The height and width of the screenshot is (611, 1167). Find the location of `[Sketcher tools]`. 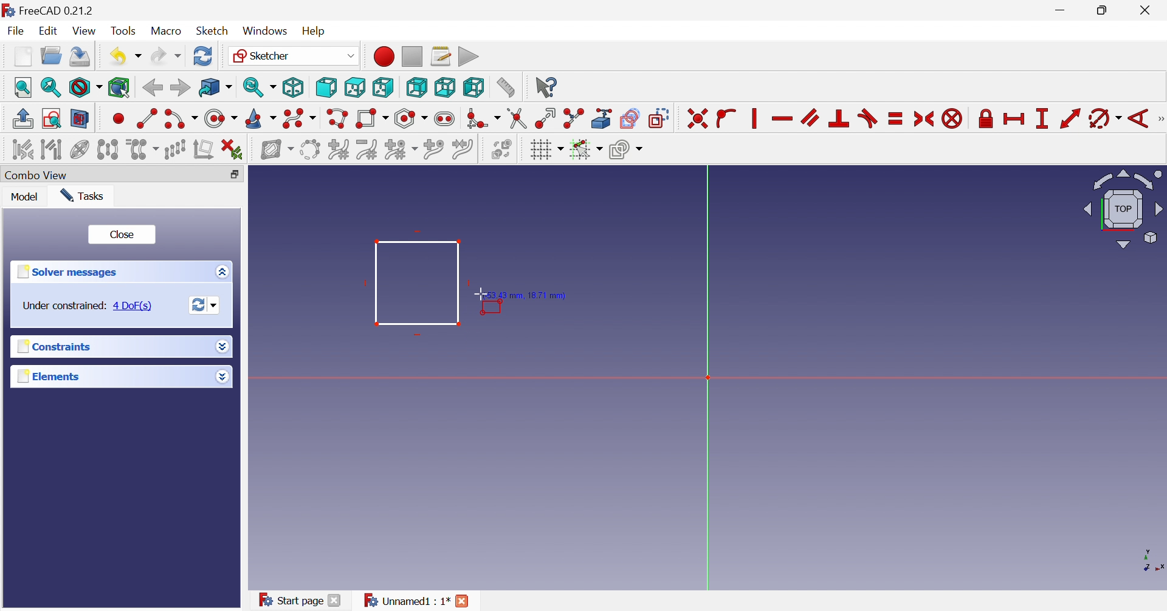

[Sketcher tools] is located at coordinates (1160, 120).